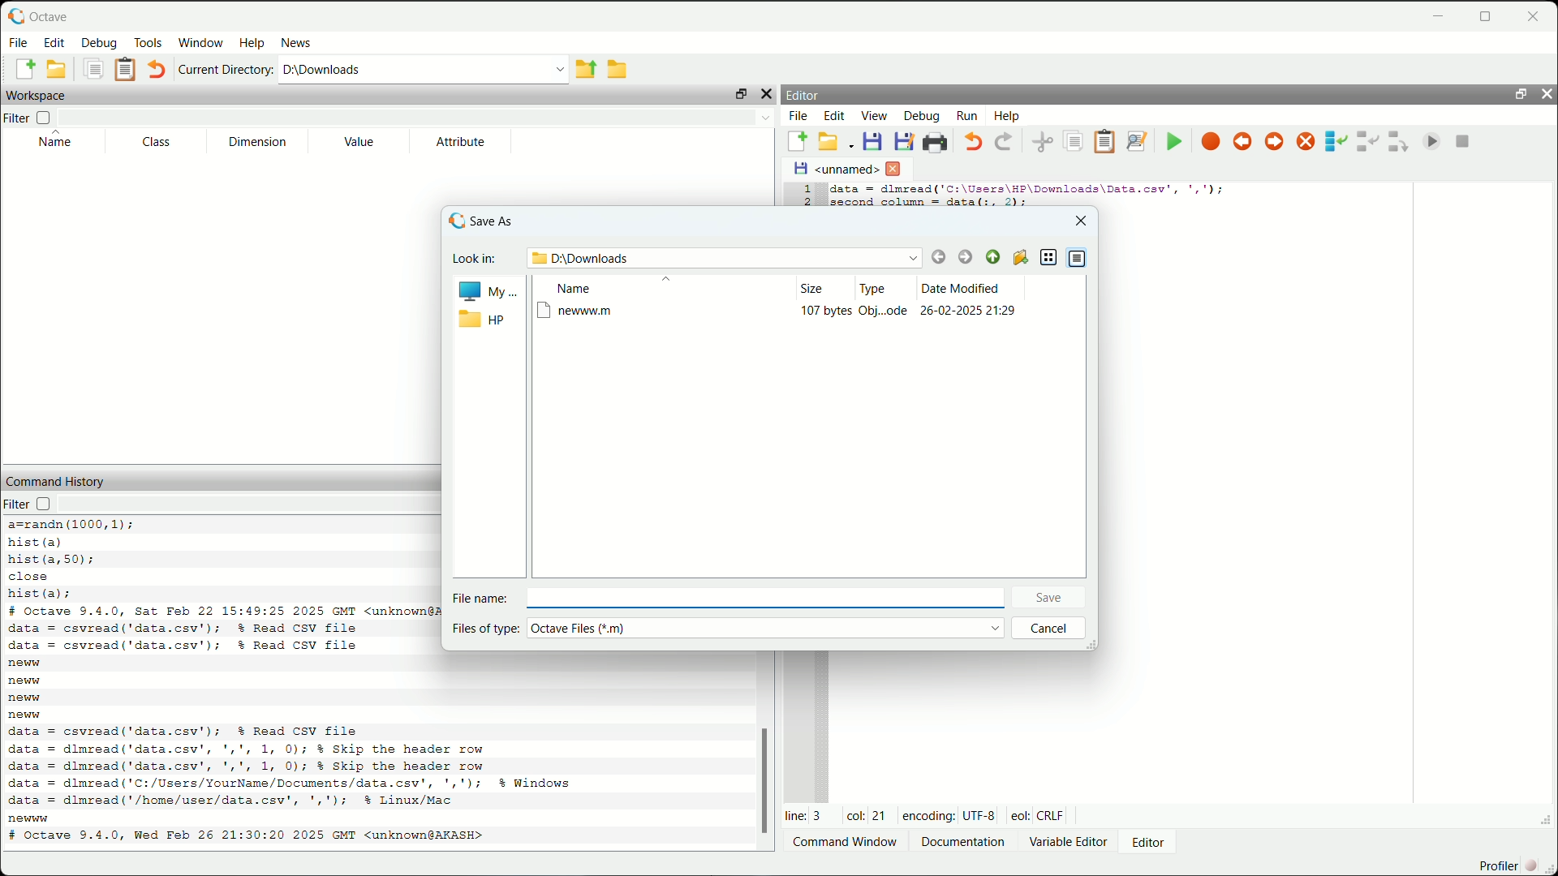 The height and width of the screenshot is (876, 1558). I want to click on line: 3, so click(800, 814).